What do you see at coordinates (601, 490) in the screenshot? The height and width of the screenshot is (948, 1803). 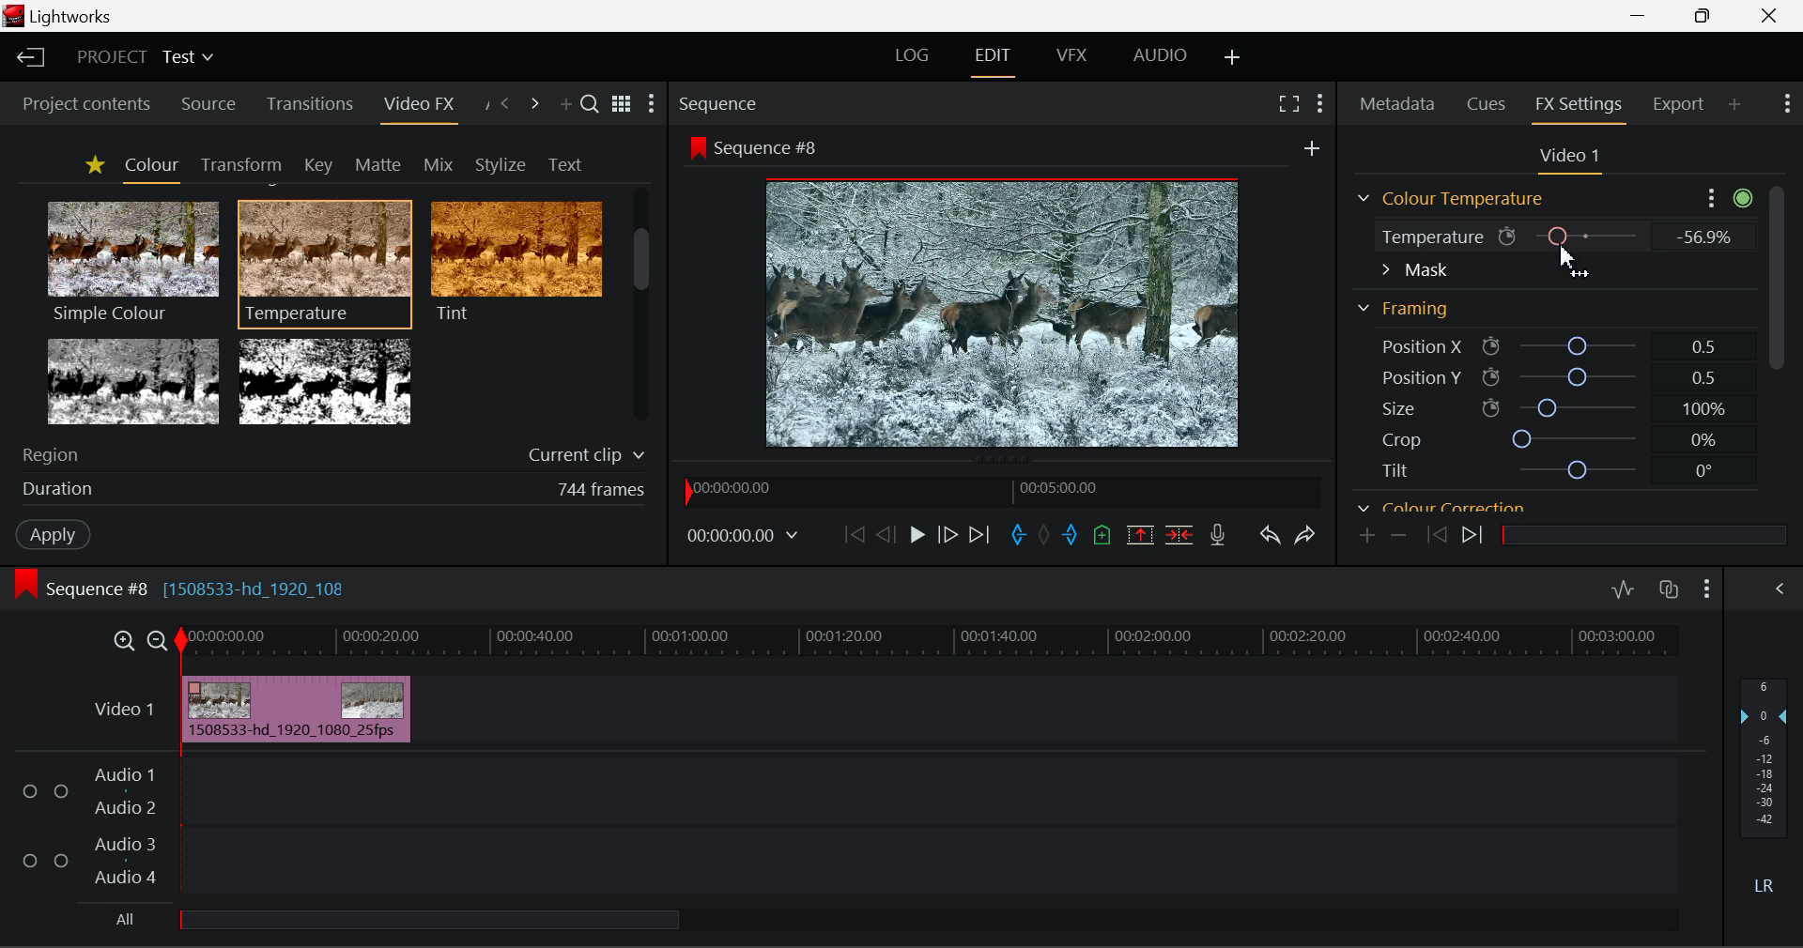 I see `744 frames` at bounding box center [601, 490].